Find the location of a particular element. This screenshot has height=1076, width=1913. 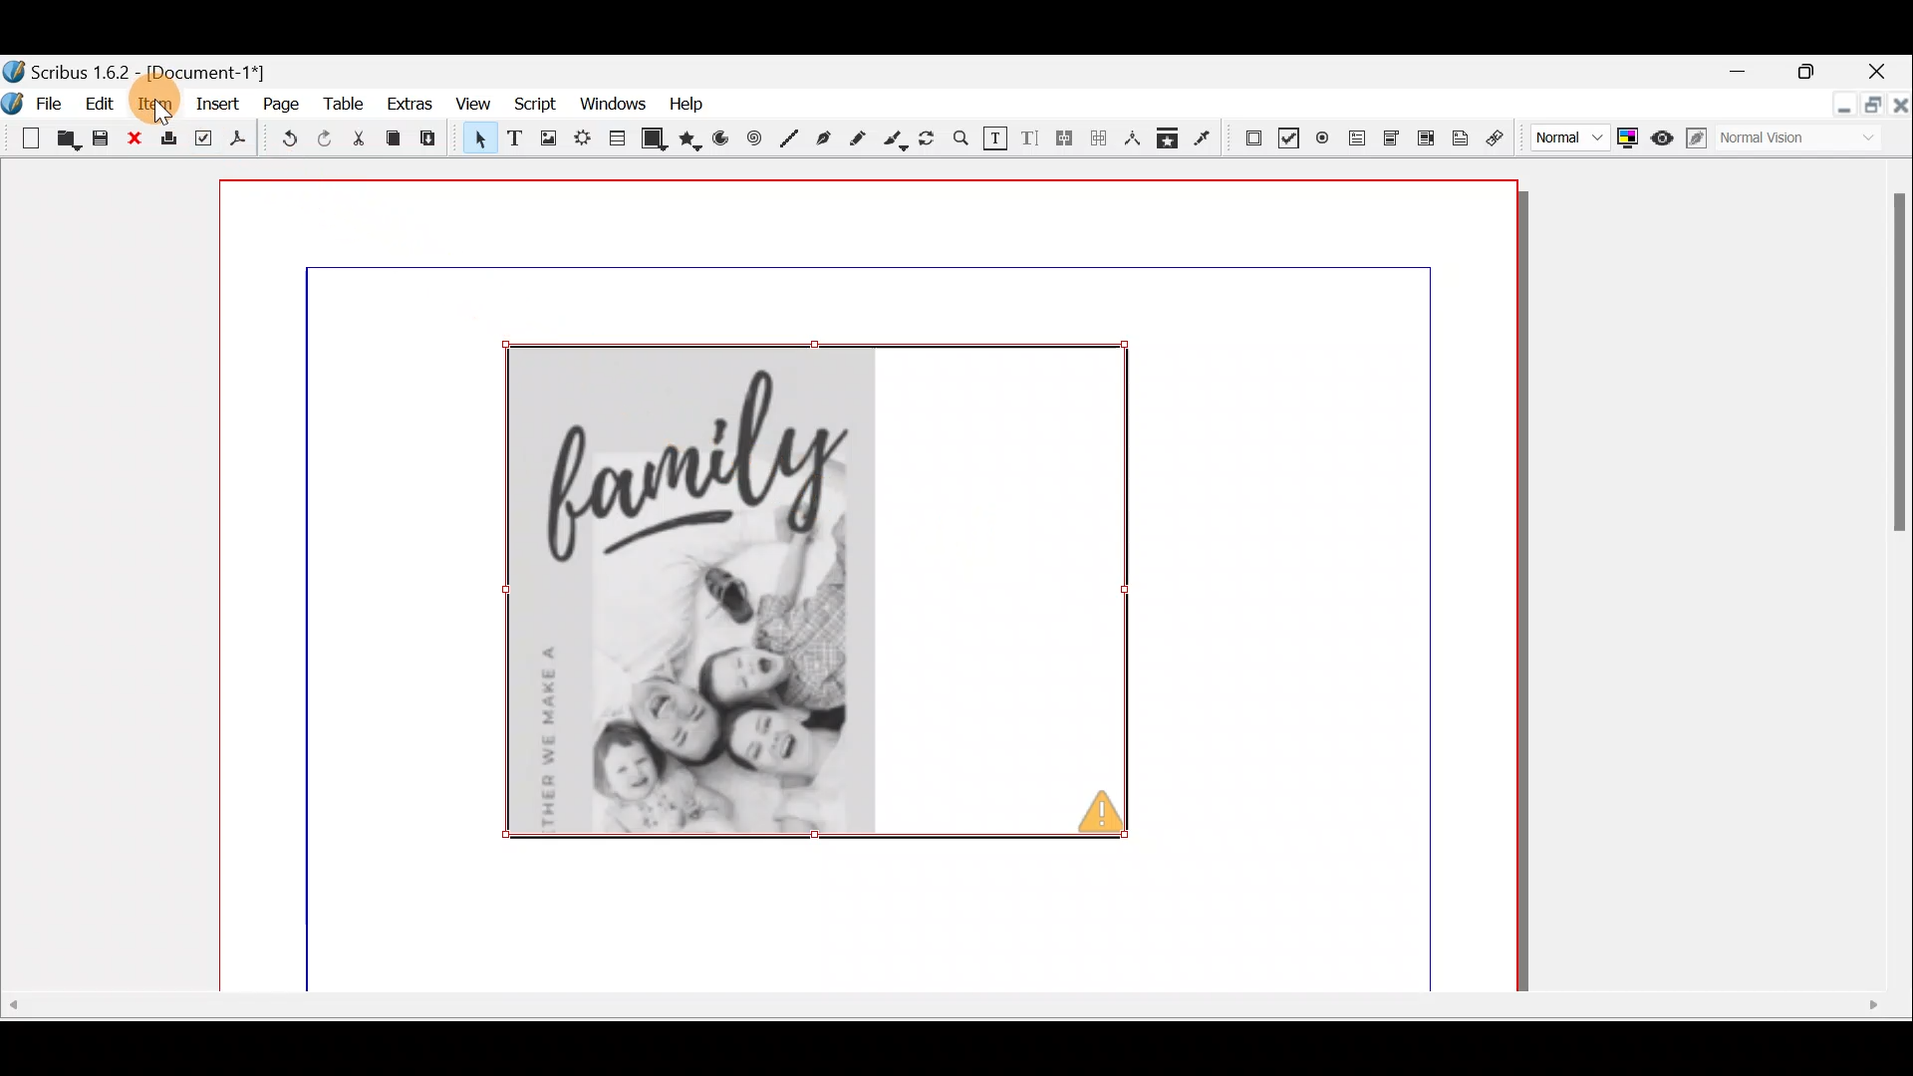

Close is located at coordinates (134, 139).